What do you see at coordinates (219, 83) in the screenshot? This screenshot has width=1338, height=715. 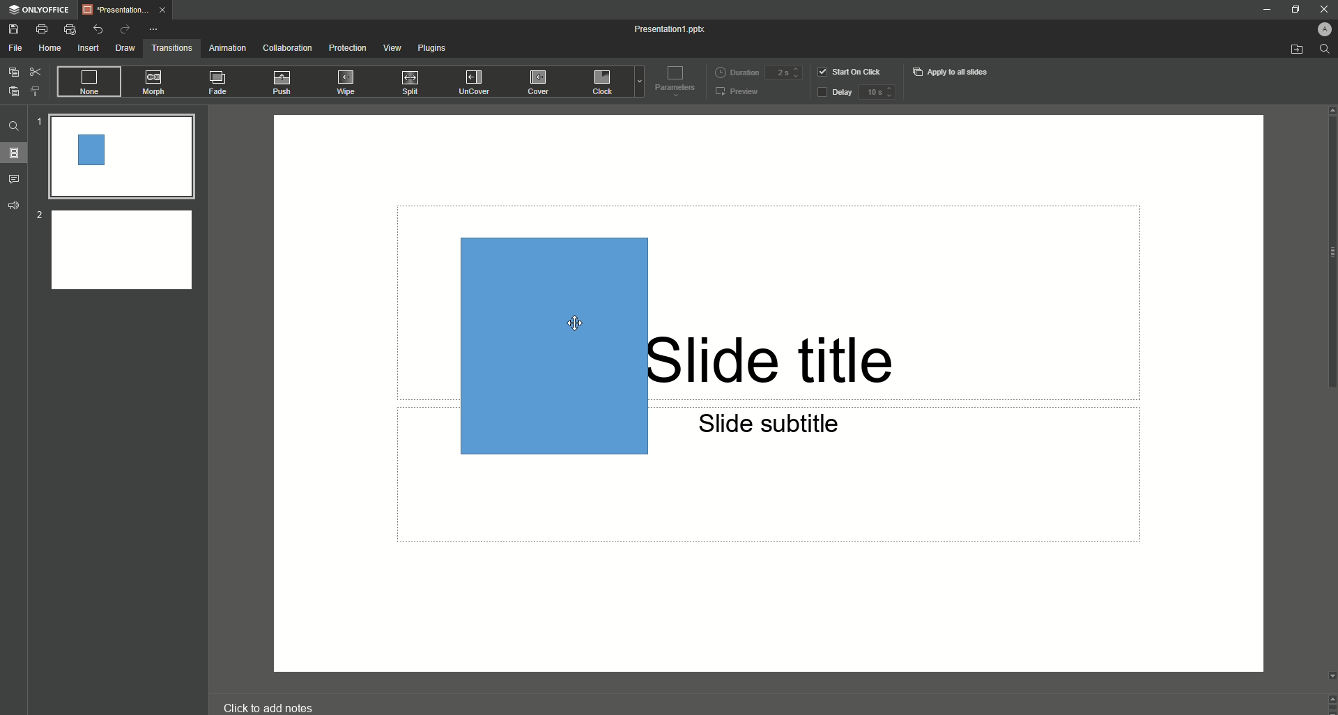 I see `Fade` at bounding box center [219, 83].